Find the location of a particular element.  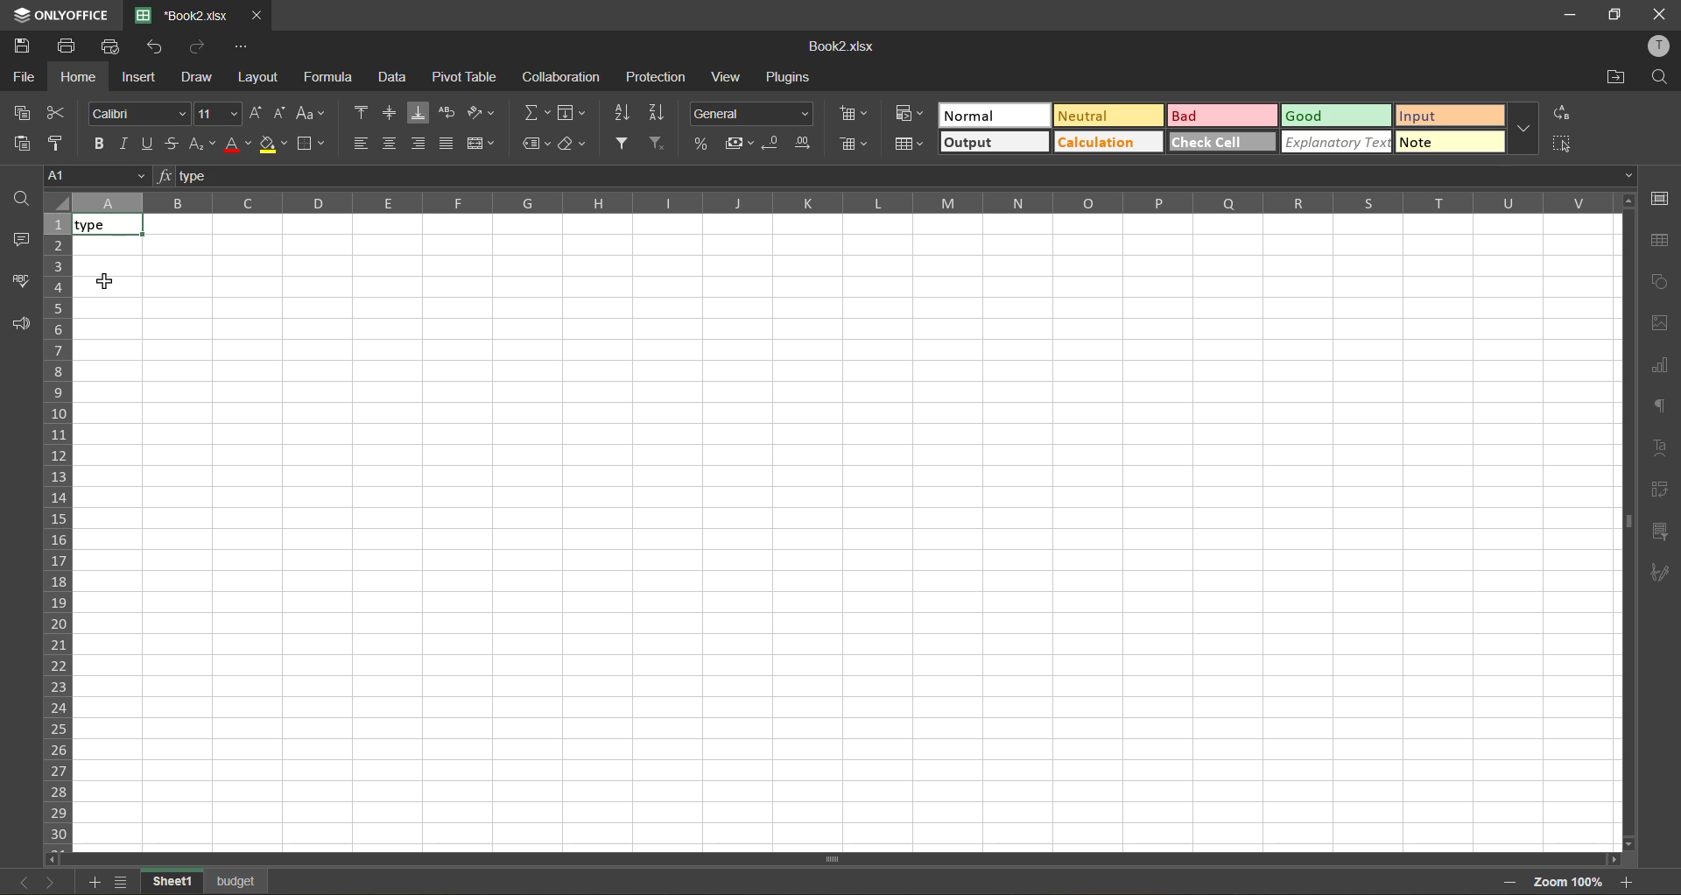

output is located at coordinates (996, 141).